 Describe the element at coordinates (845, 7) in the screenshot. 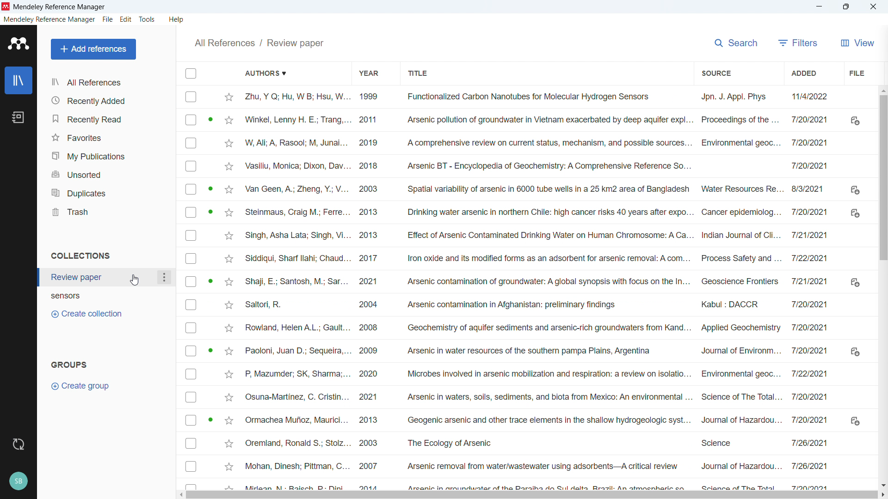

I see `Maximise ` at that location.